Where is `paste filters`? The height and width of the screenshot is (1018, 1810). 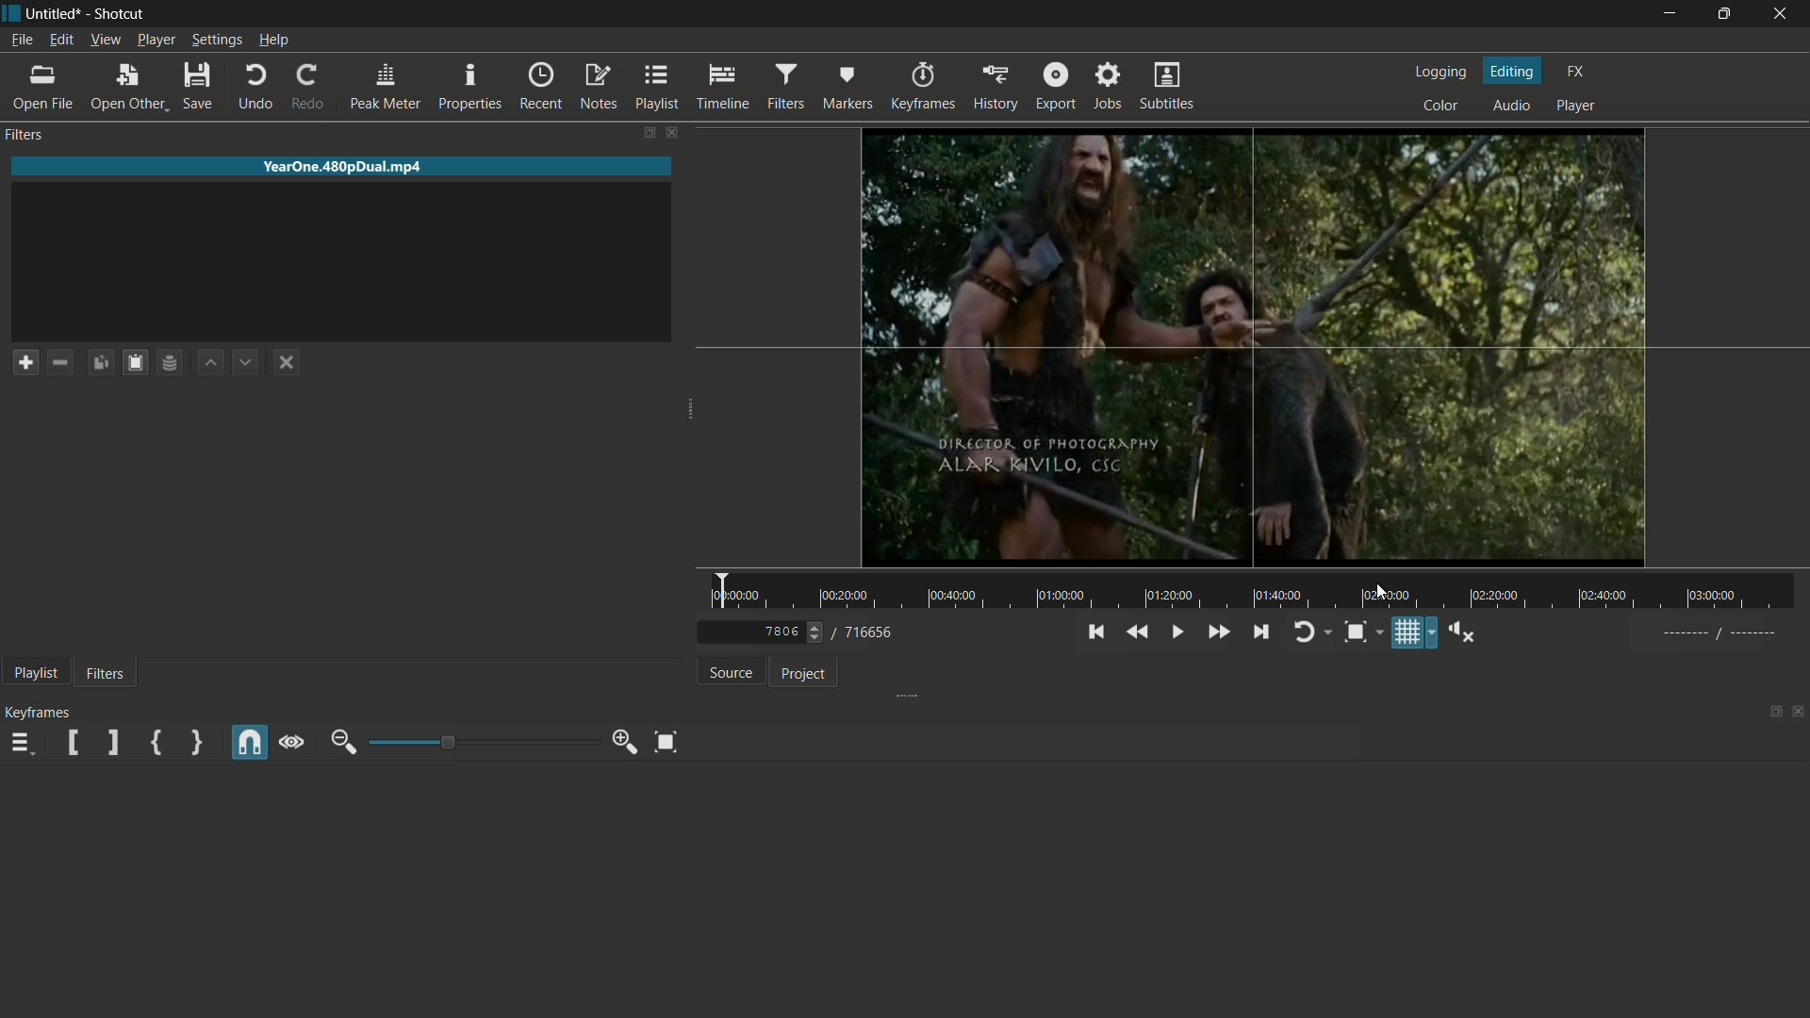
paste filters is located at coordinates (135, 363).